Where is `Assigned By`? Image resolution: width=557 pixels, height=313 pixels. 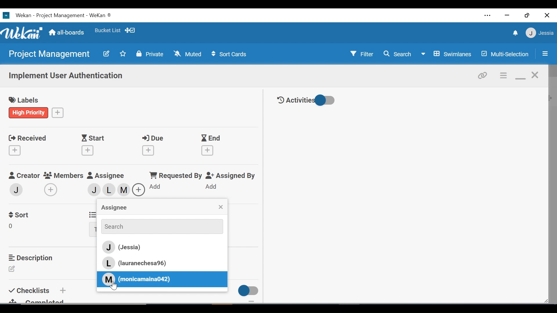
Assigned By is located at coordinates (231, 176).